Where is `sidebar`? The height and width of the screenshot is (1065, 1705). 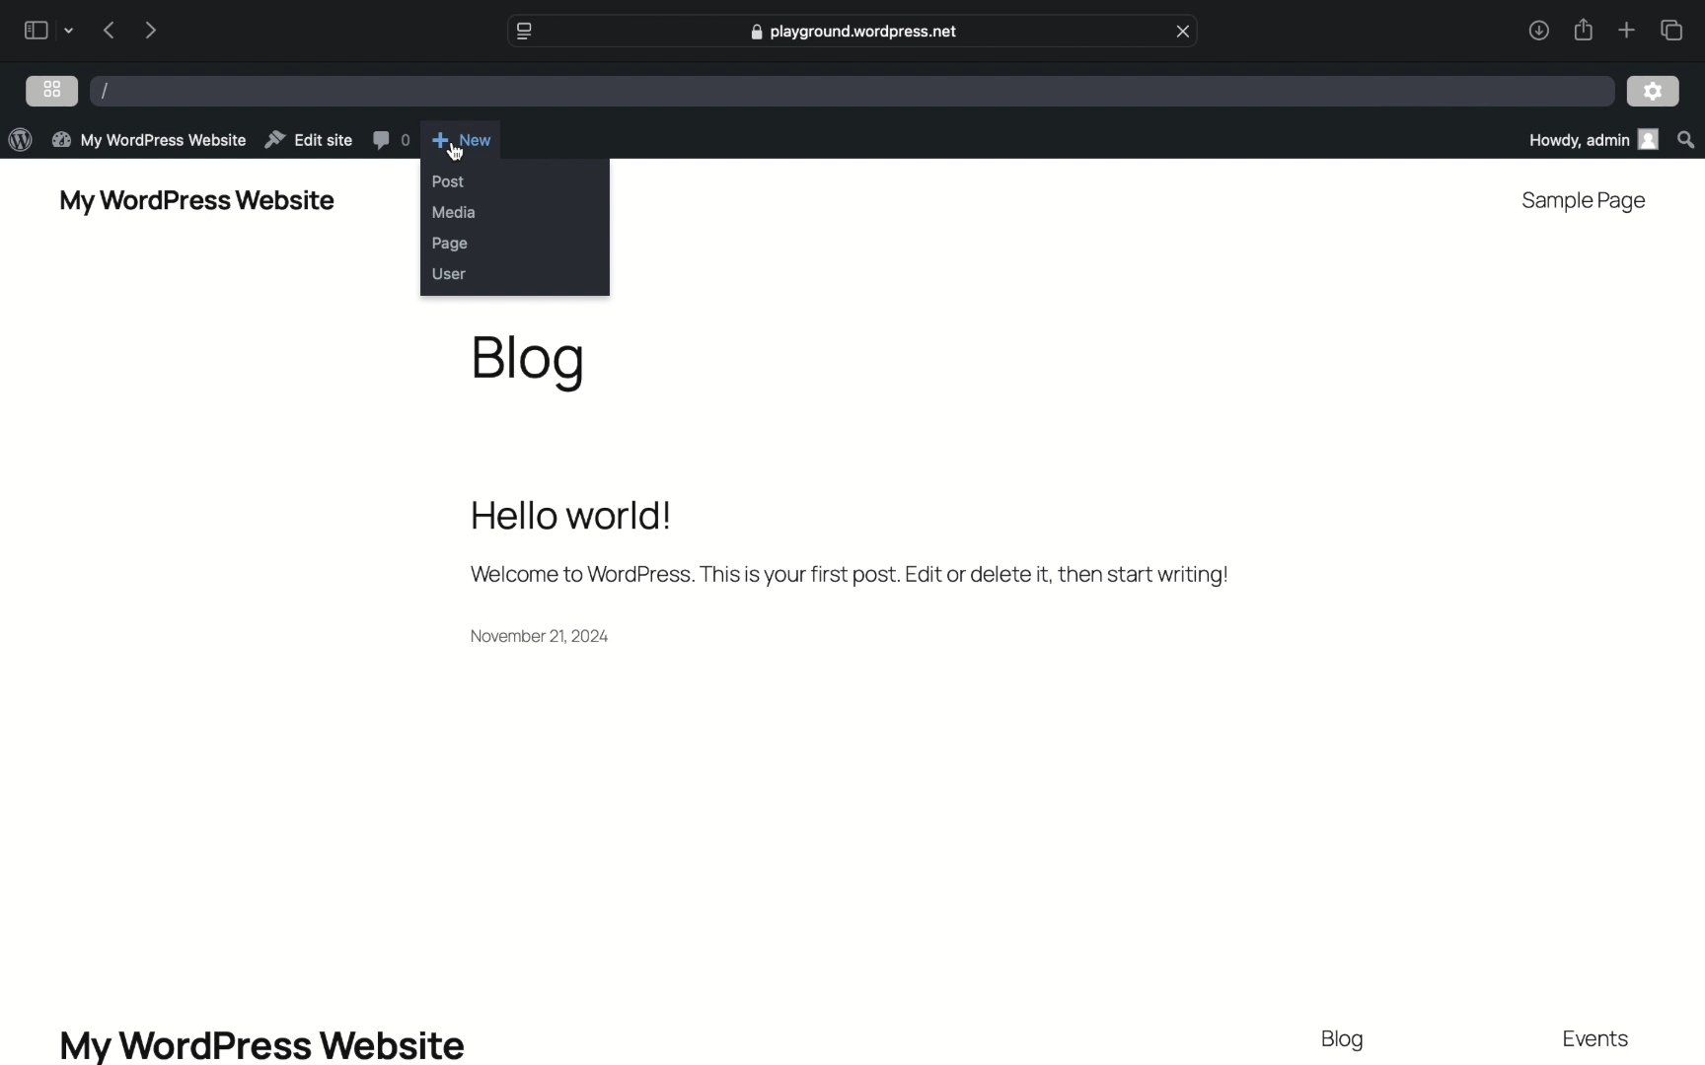 sidebar is located at coordinates (36, 30).